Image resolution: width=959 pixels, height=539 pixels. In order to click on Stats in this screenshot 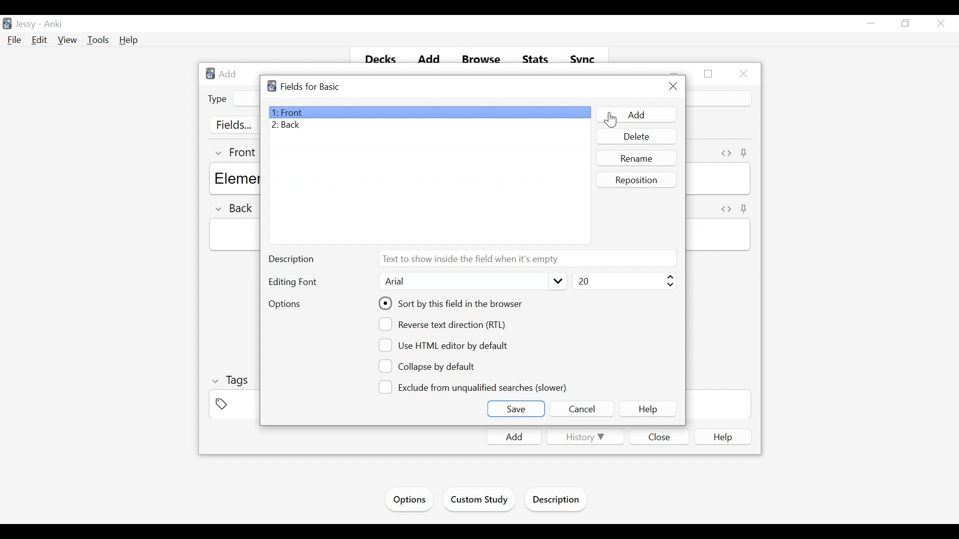, I will do `click(536, 59)`.